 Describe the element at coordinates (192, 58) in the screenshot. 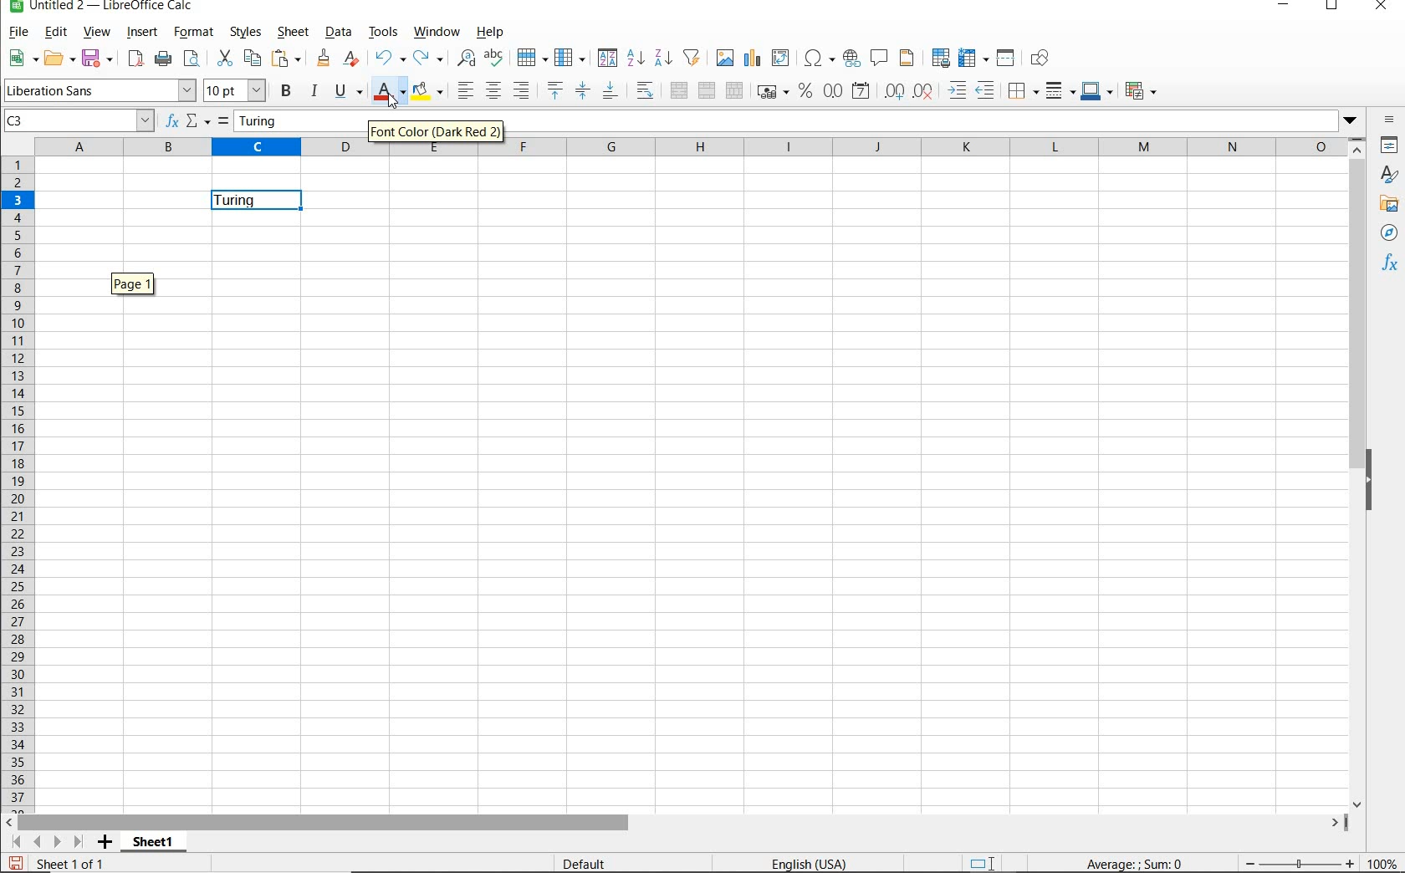

I see `TOGGLE PRINT PREVIEW` at that location.